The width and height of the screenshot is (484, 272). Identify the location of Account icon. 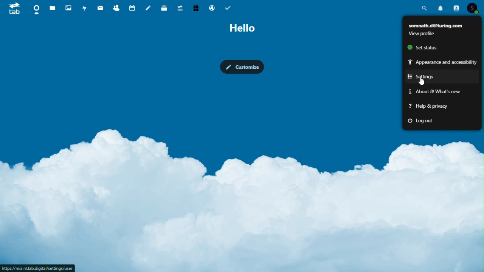
(473, 8).